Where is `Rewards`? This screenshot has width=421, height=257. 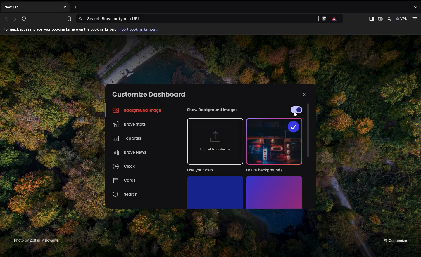
Rewards is located at coordinates (335, 19).